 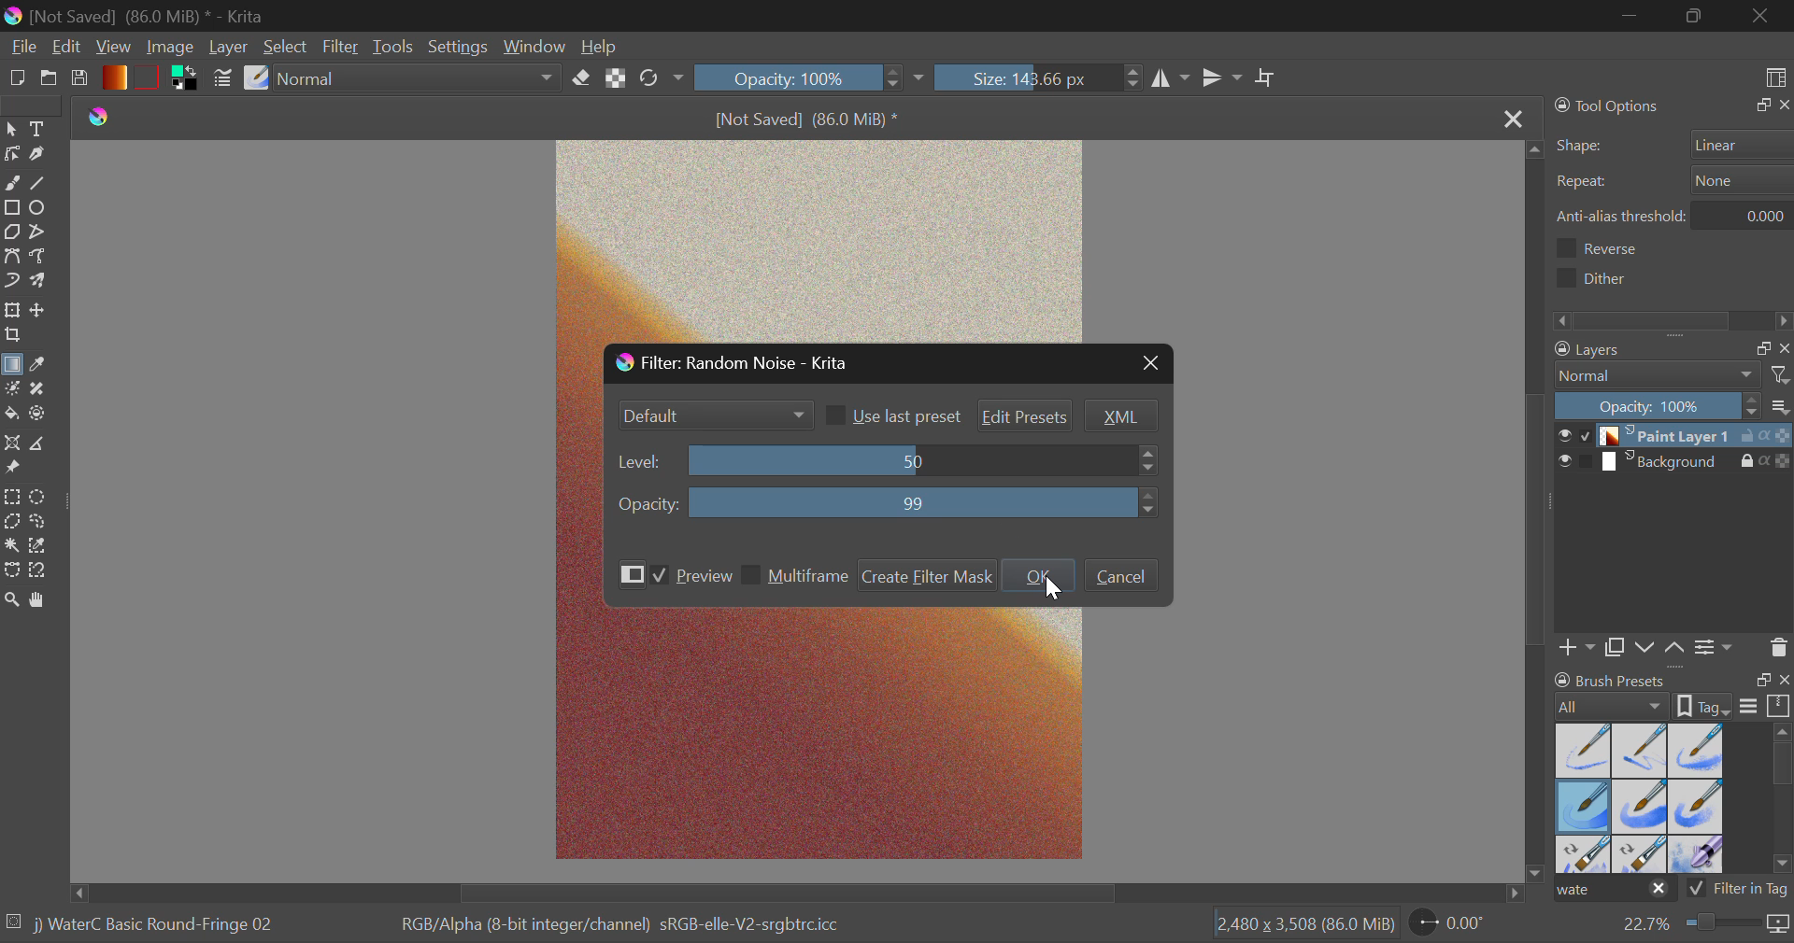 I want to click on Brusht Settings, so click(x=222, y=81).